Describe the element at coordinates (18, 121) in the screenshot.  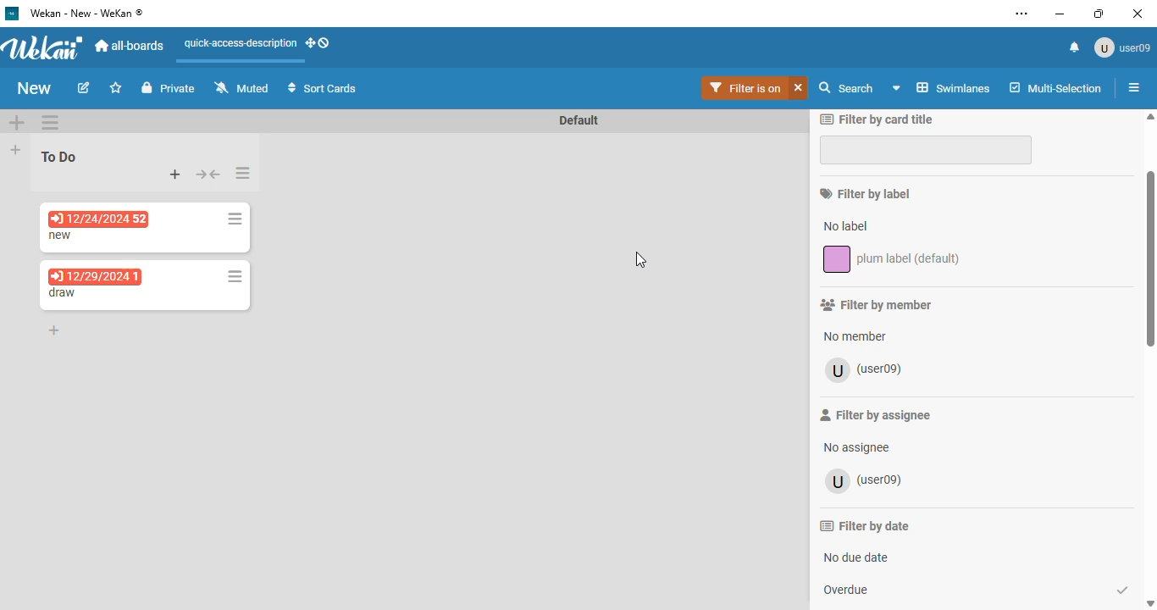
I see `add swimlane` at that location.